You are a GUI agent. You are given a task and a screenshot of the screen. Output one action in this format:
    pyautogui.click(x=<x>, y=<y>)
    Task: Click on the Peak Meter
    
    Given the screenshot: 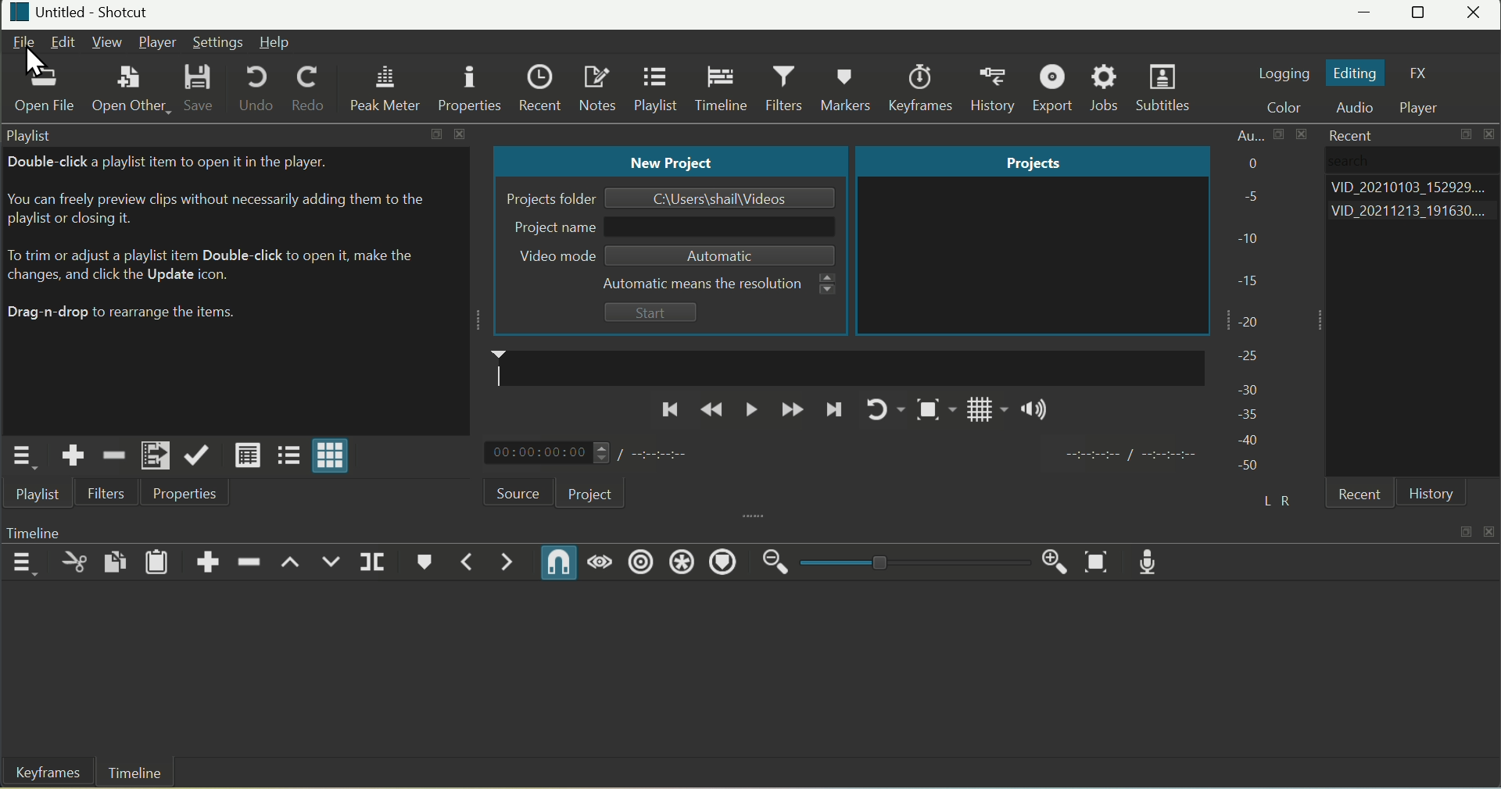 What is the action you would take?
    pyautogui.click(x=389, y=90)
    